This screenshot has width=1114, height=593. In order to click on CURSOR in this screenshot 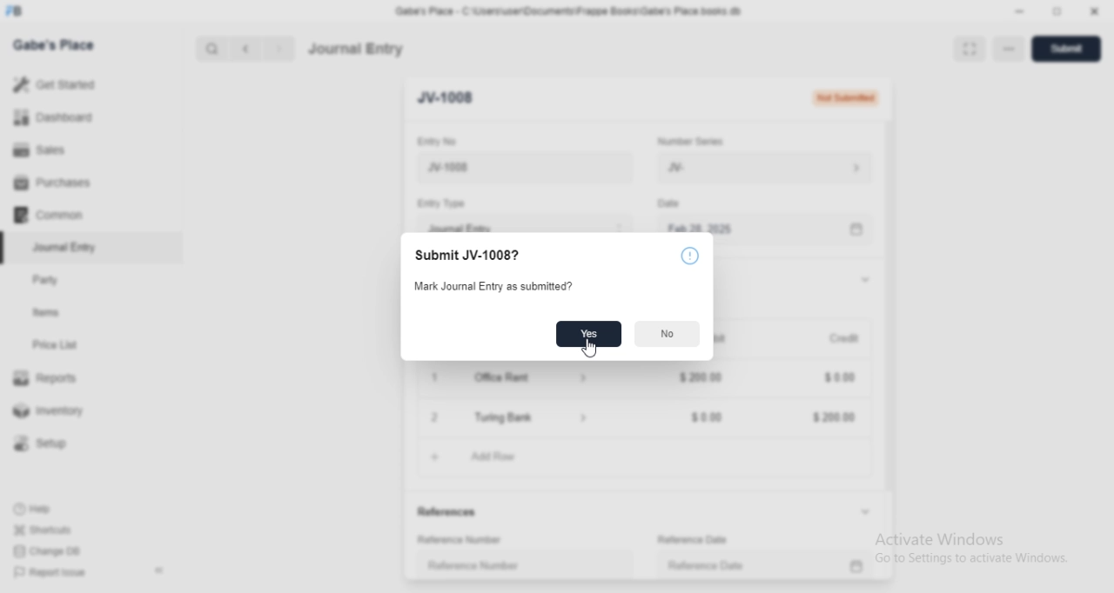, I will do `click(594, 351)`.